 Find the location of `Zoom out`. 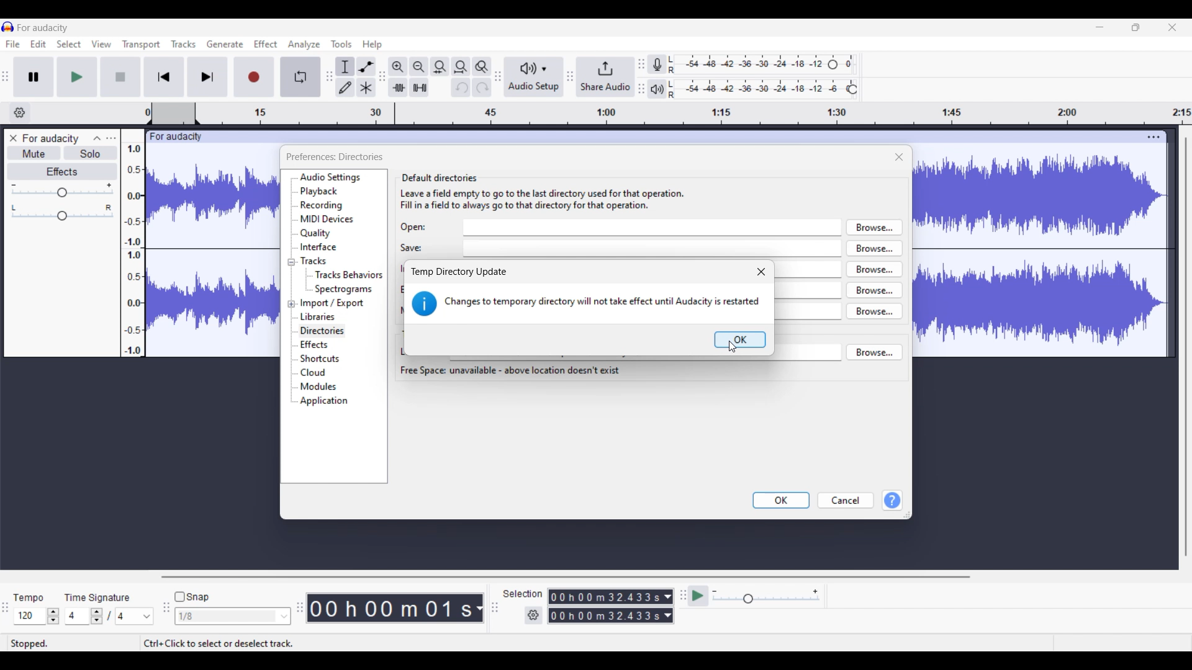

Zoom out is located at coordinates (419, 67).